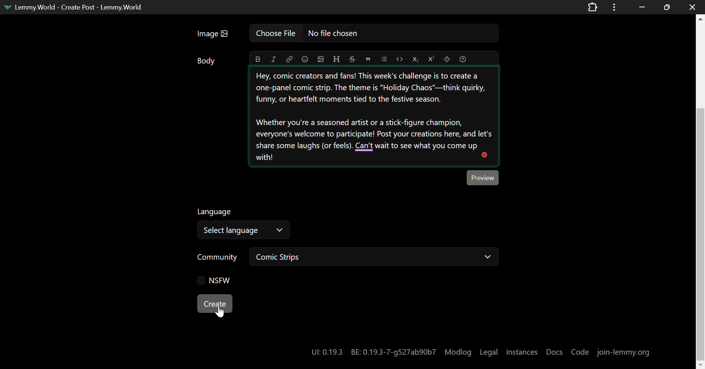 This screenshot has width=705, height=369. I want to click on Application Extension, so click(594, 6).